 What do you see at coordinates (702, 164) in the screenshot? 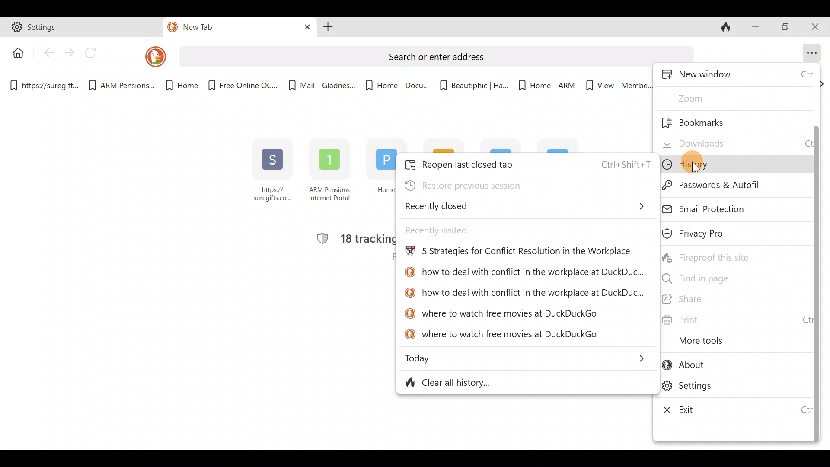
I see `Cursor` at bounding box center [702, 164].